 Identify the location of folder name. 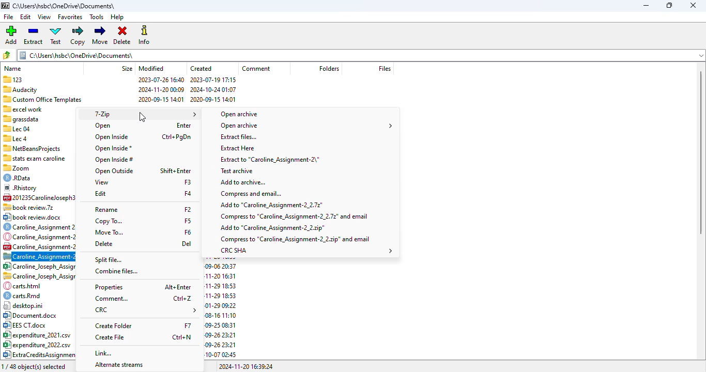
(64, 6).